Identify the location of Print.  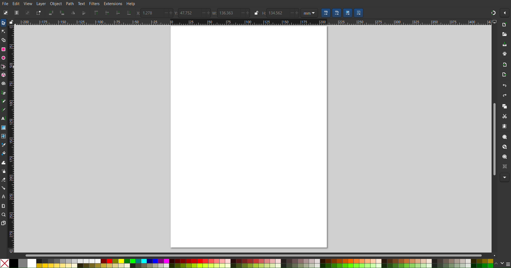
(505, 54).